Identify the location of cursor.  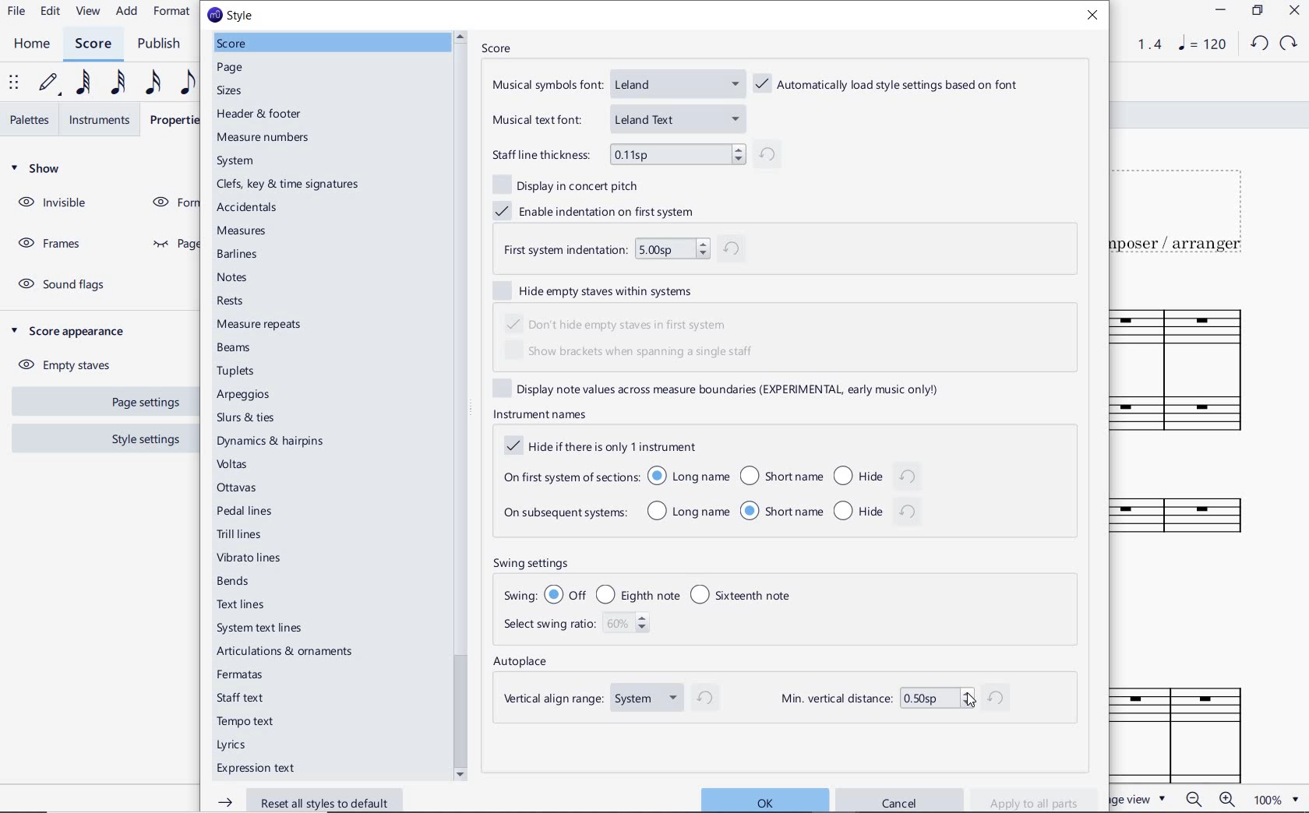
(971, 705).